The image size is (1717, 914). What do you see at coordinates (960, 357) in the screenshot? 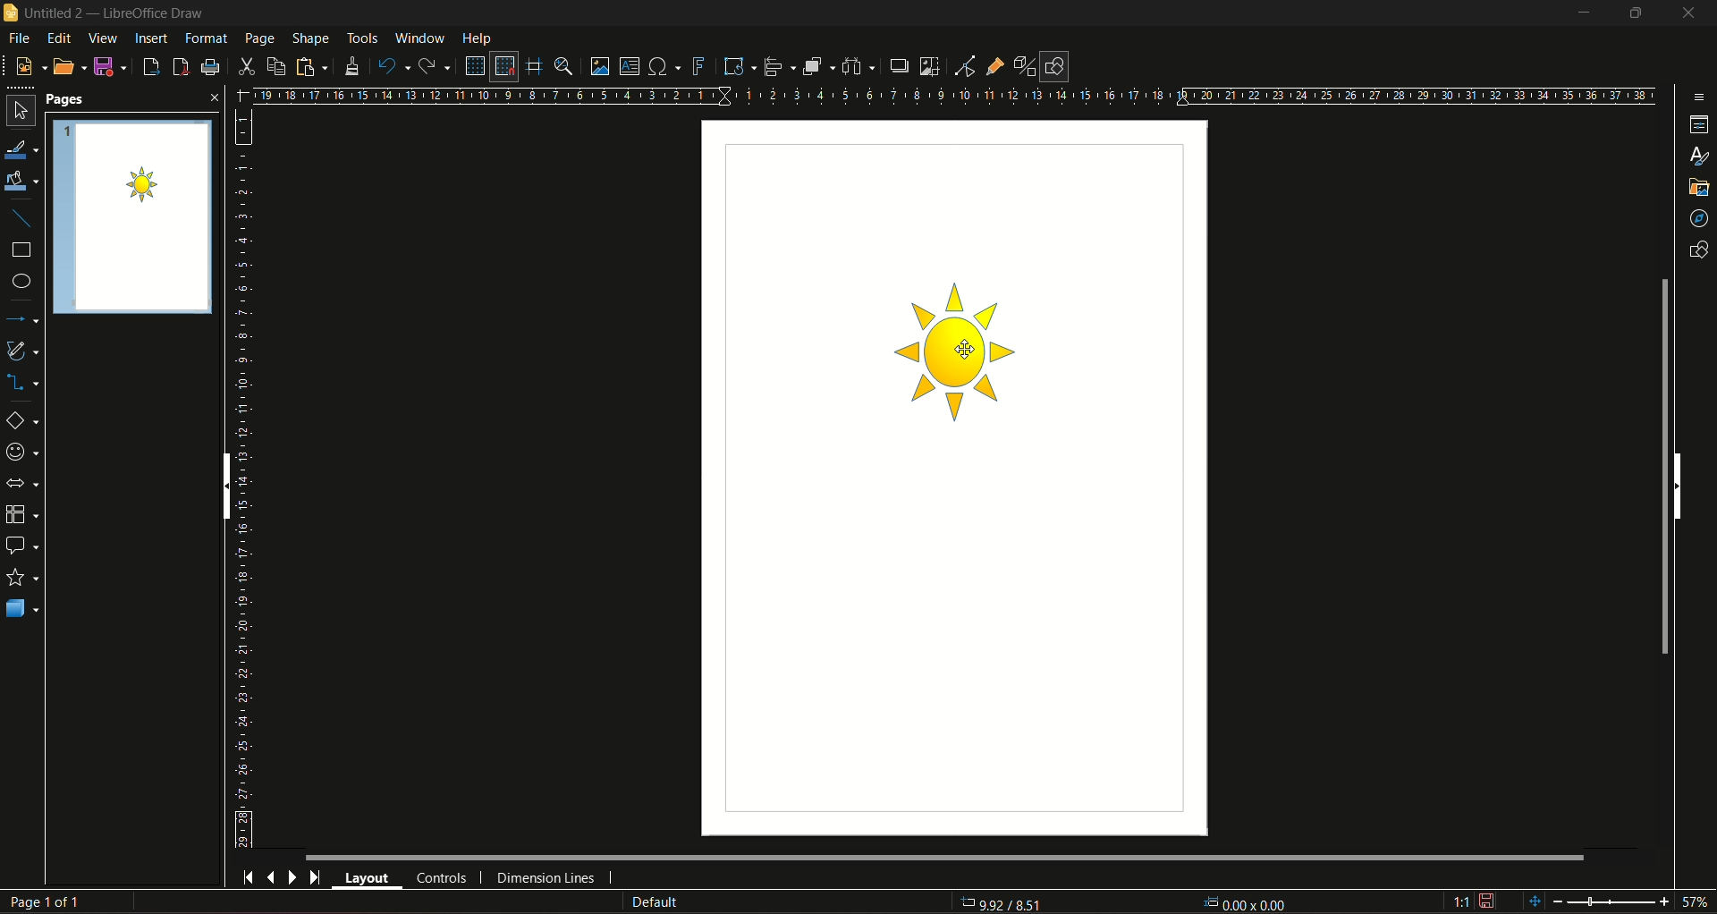
I see `object` at bounding box center [960, 357].